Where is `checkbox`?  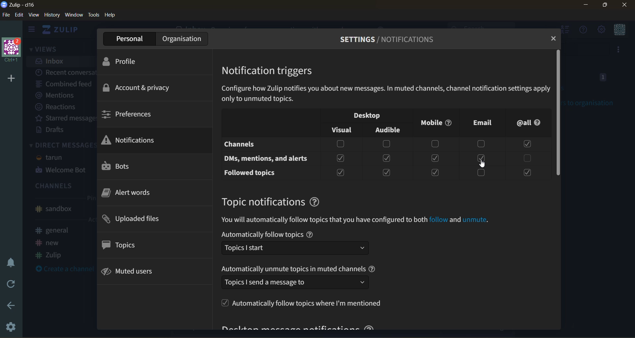 checkbox is located at coordinates (338, 144).